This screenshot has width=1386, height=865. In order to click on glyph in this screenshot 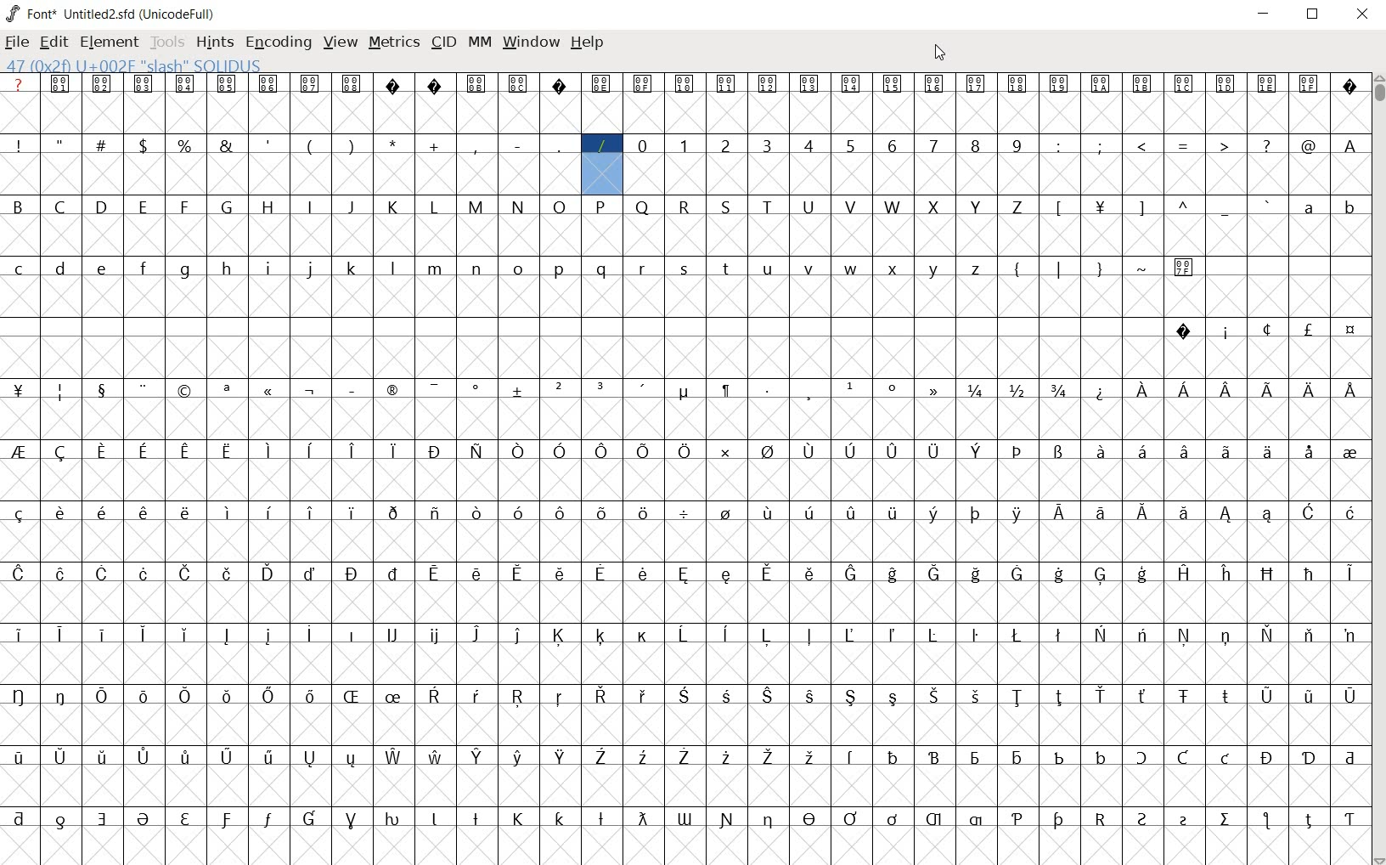, I will do `click(601, 695)`.